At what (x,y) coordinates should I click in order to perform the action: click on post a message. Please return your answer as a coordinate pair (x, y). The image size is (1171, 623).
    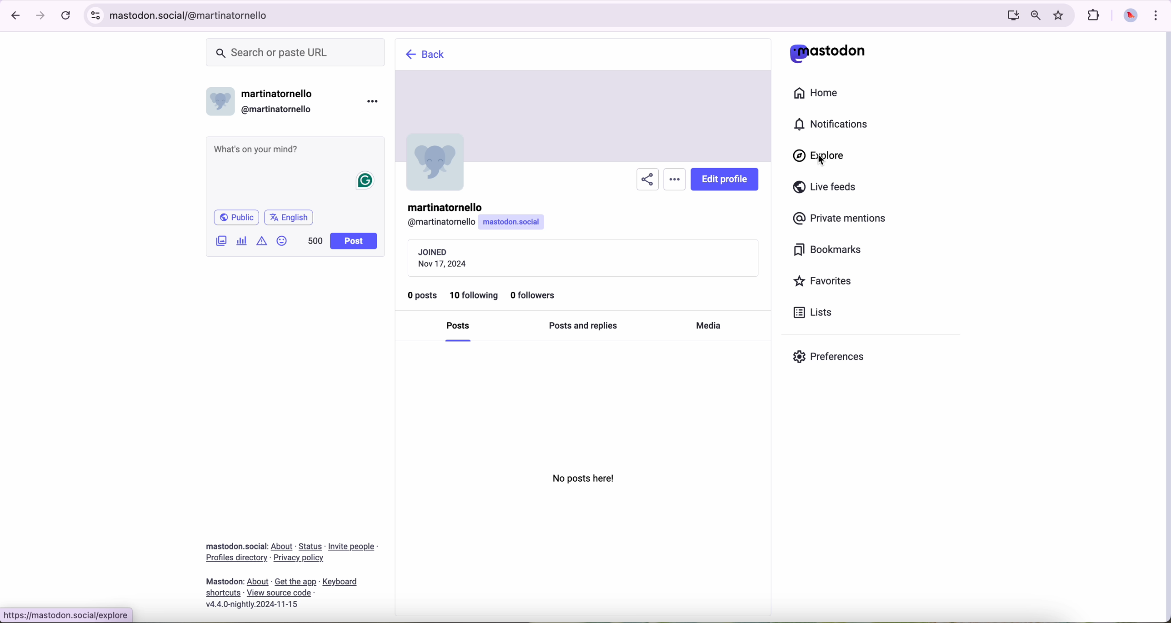
    Looking at the image, I should click on (296, 150).